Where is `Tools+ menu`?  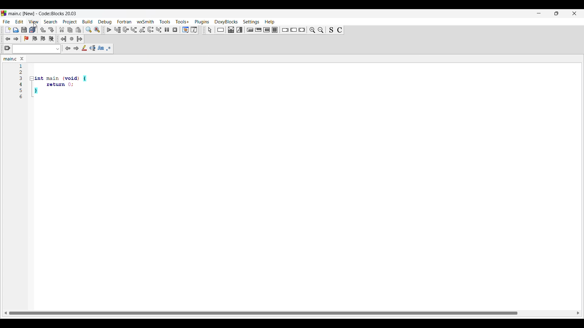 Tools+ menu is located at coordinates (182, 22).